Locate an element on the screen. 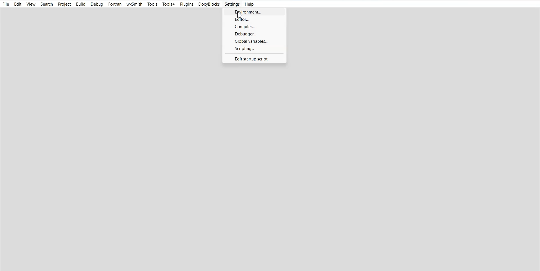 Image resolution: width=540 pixels, height=271 pixels. Build is located at coordinates (80, 4).